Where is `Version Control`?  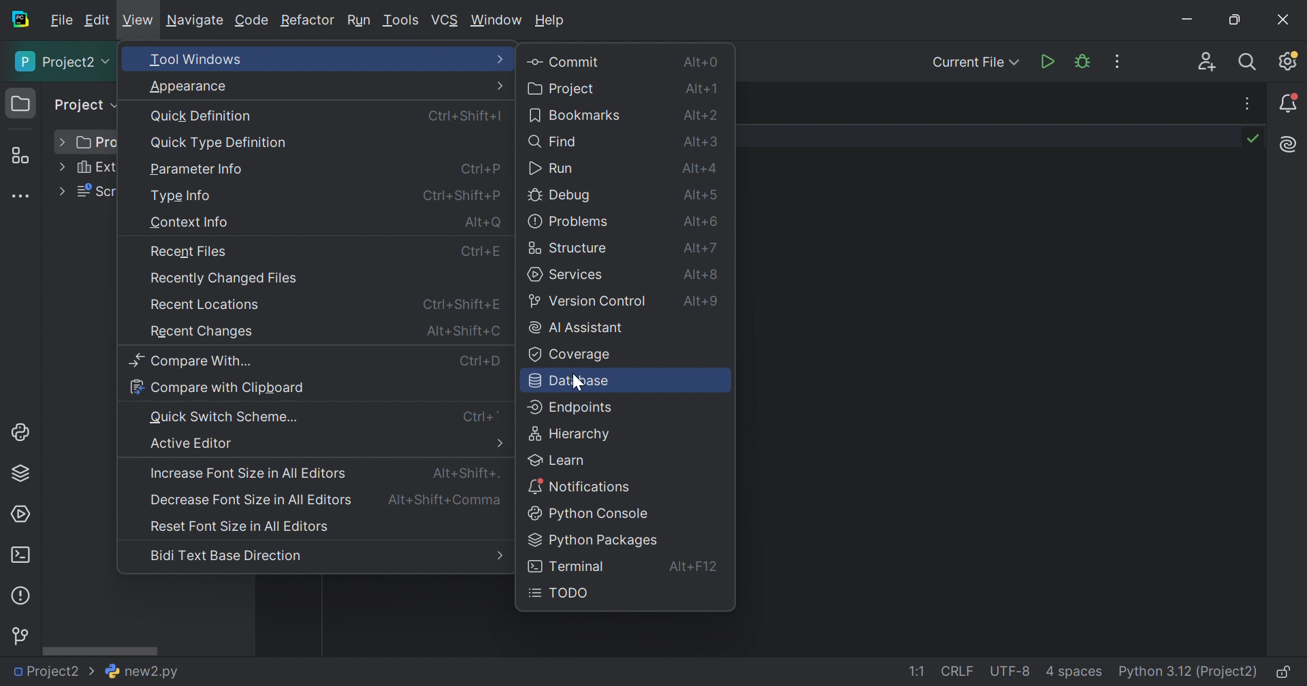 Version Control is located at coordinates (22, 634).